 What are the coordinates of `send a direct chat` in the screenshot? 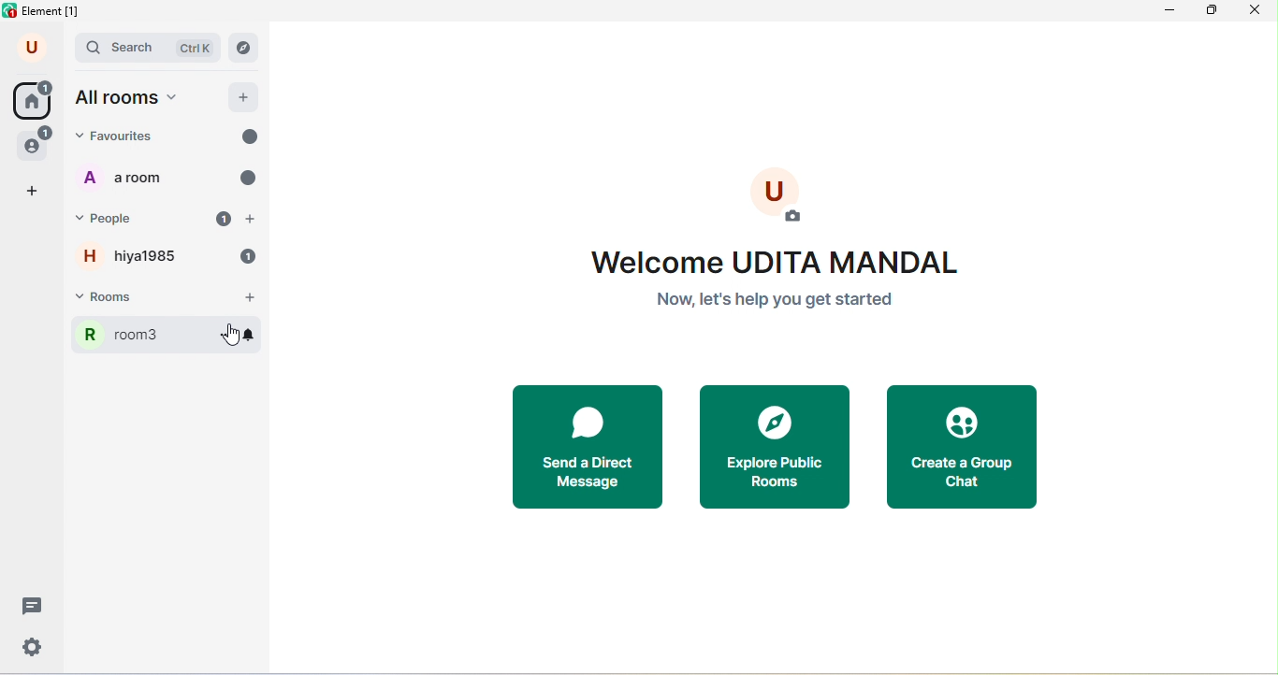 It's located at (594, 449).